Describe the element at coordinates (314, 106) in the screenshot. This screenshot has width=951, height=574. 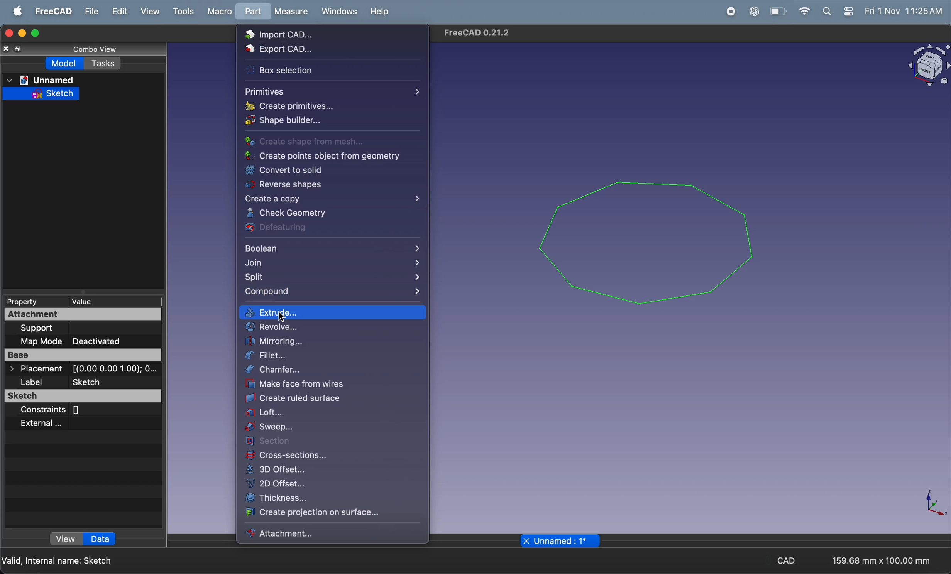
I see `create primitives ` at that location.